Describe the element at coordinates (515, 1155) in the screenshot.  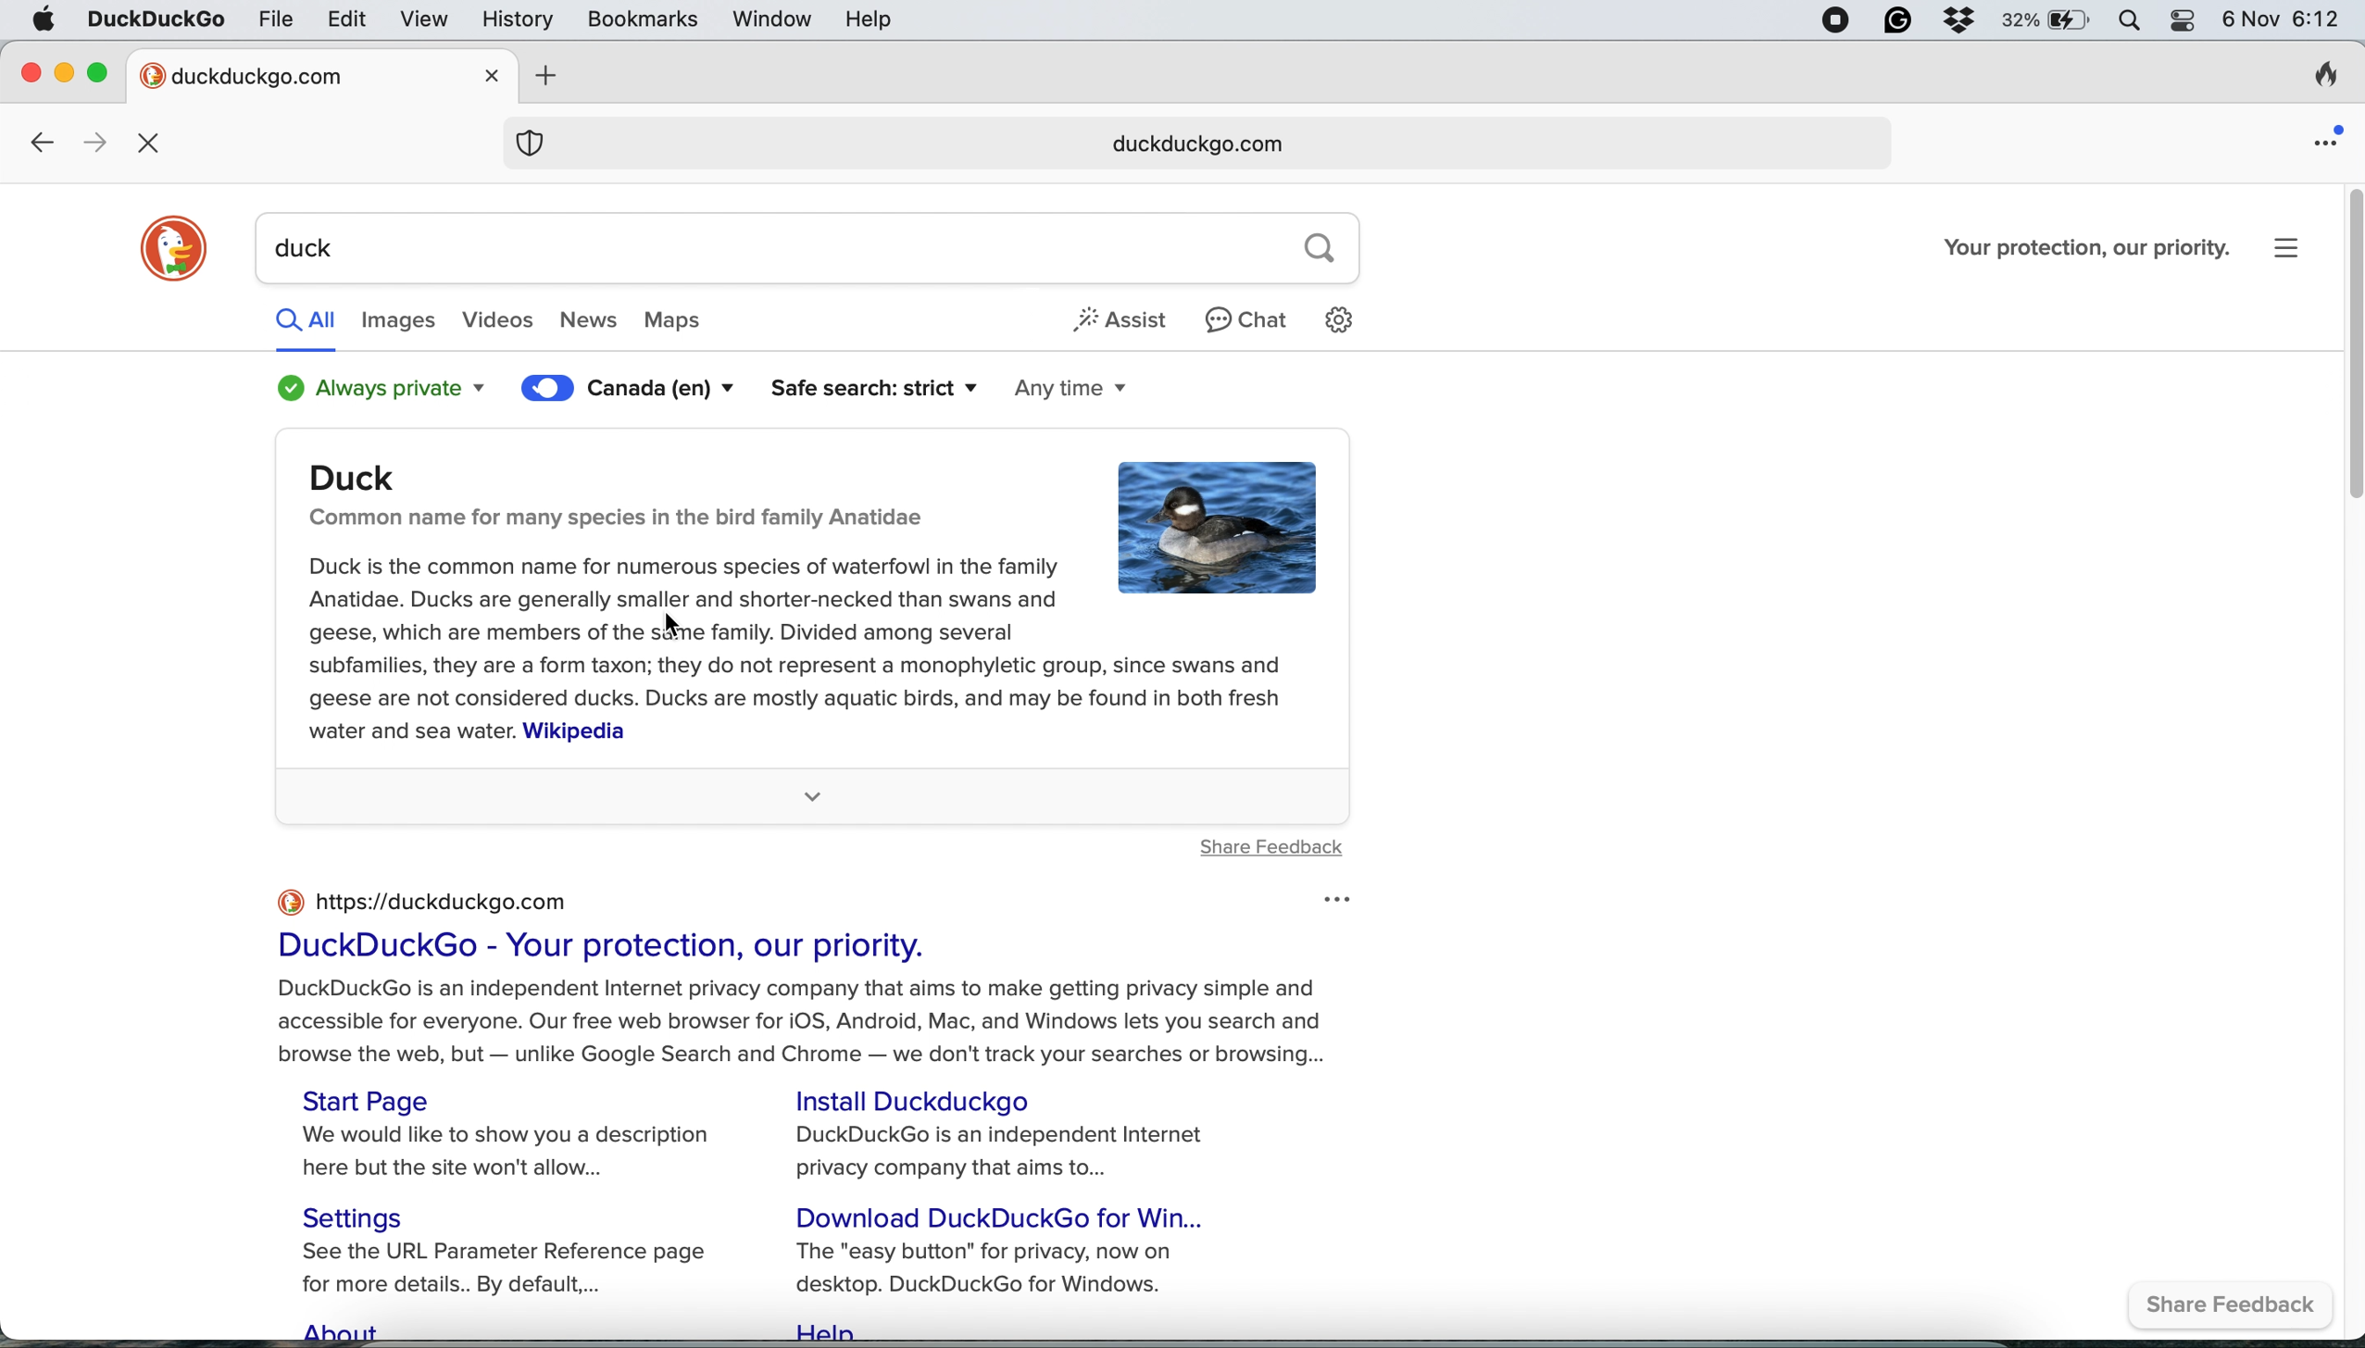
I see `We would like to show you a description
here but the site won't allow...` at that location.